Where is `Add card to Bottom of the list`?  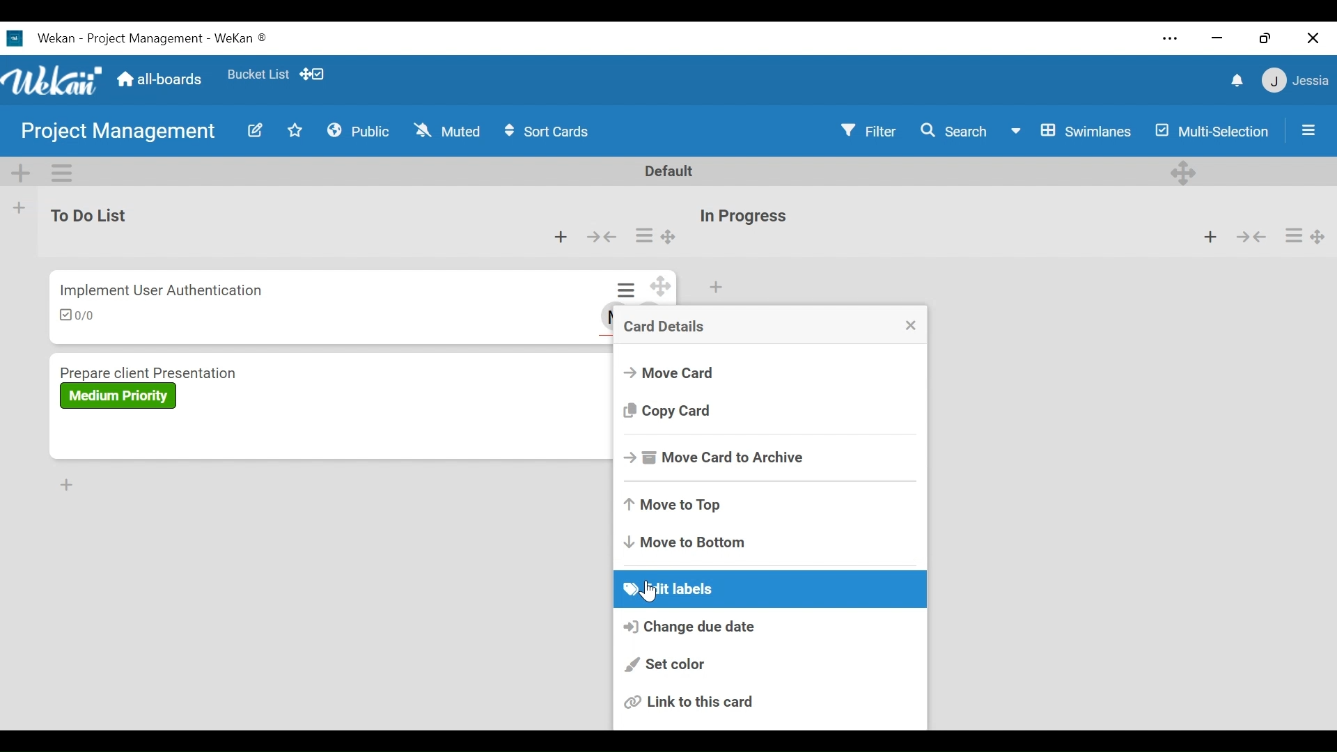 Add card to Bottom of the list is located at coordinates (65, 485).